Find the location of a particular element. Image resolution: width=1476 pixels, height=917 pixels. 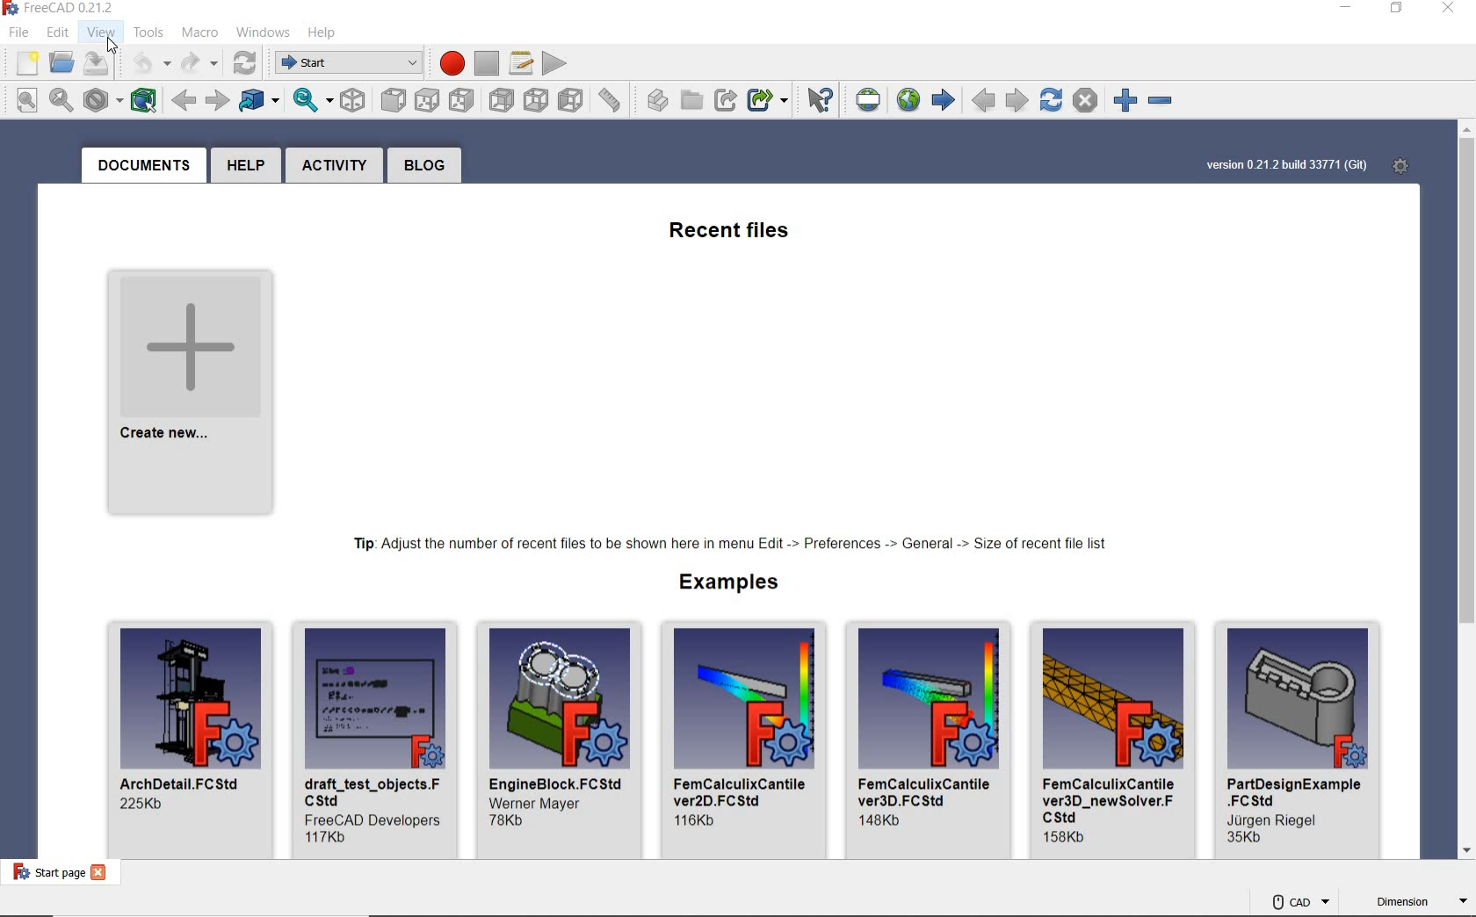

help is located at coordinates (250, 165).